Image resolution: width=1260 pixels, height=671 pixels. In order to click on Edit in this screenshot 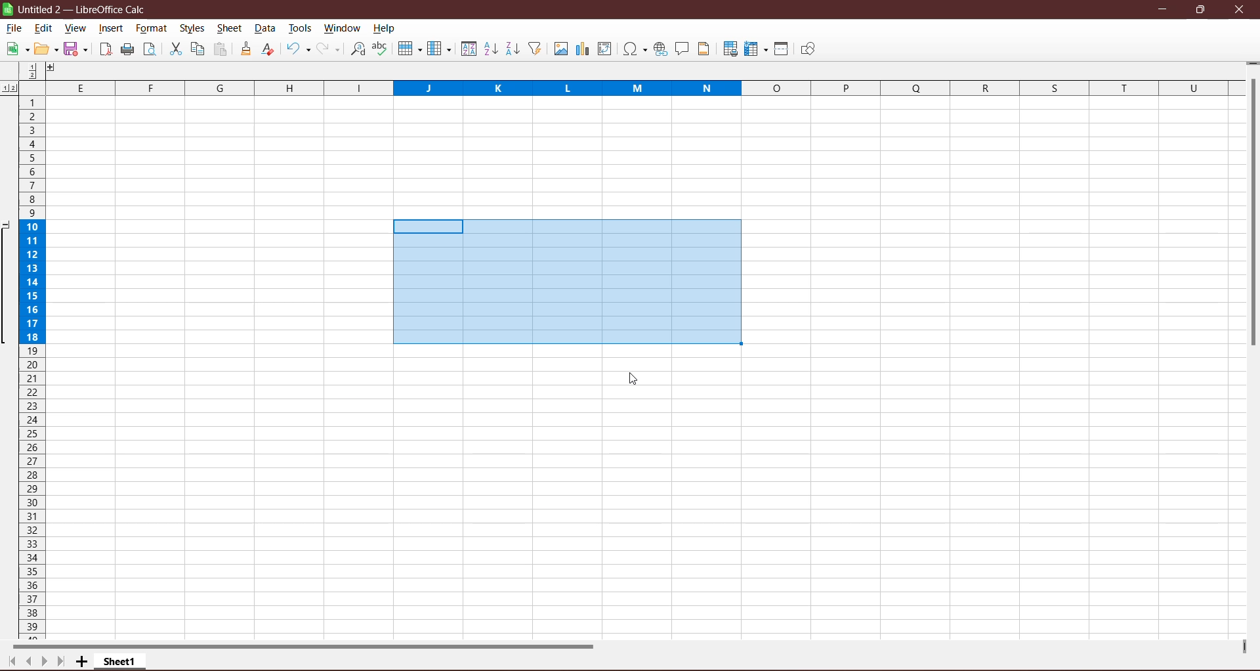, I will do `click(44, 30)`.